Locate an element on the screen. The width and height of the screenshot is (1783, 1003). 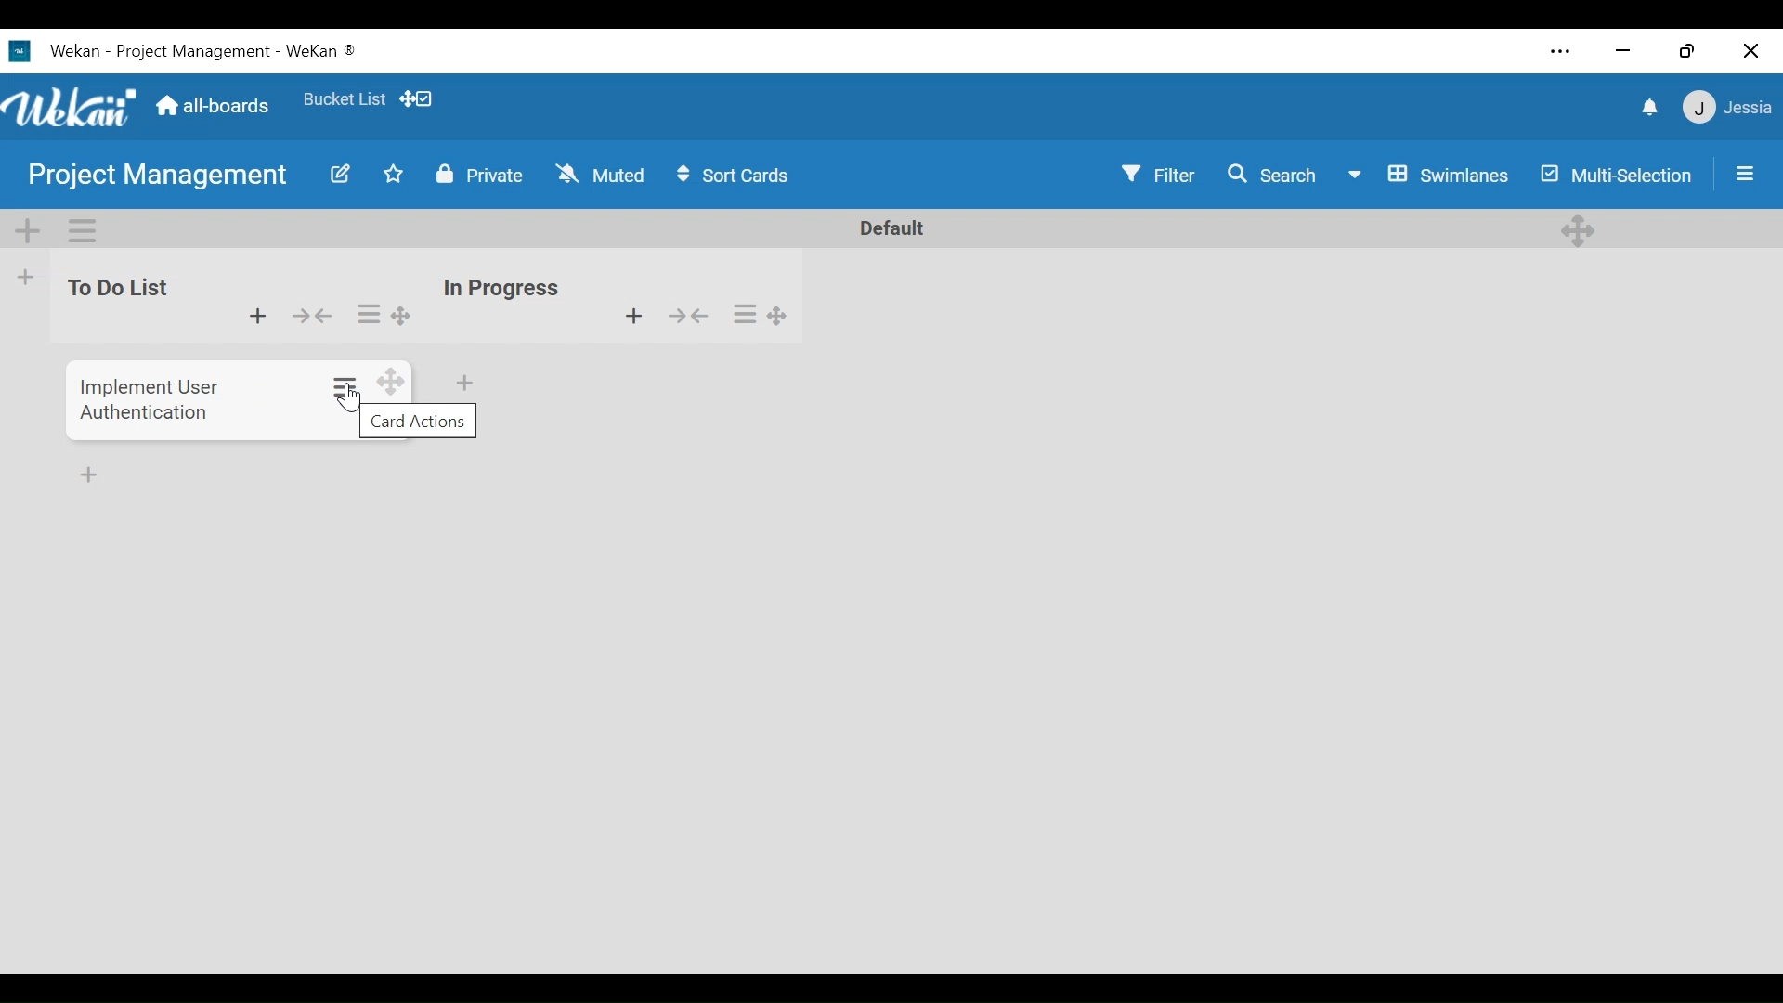
card actions is located at coordinates (345, 385).